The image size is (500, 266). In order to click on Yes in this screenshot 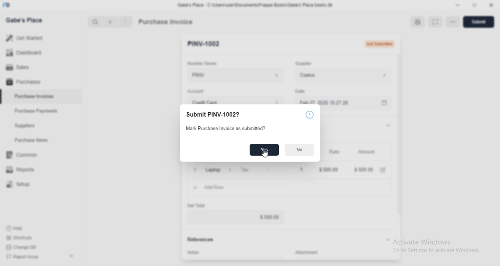, I will do `click(264, 150)`.